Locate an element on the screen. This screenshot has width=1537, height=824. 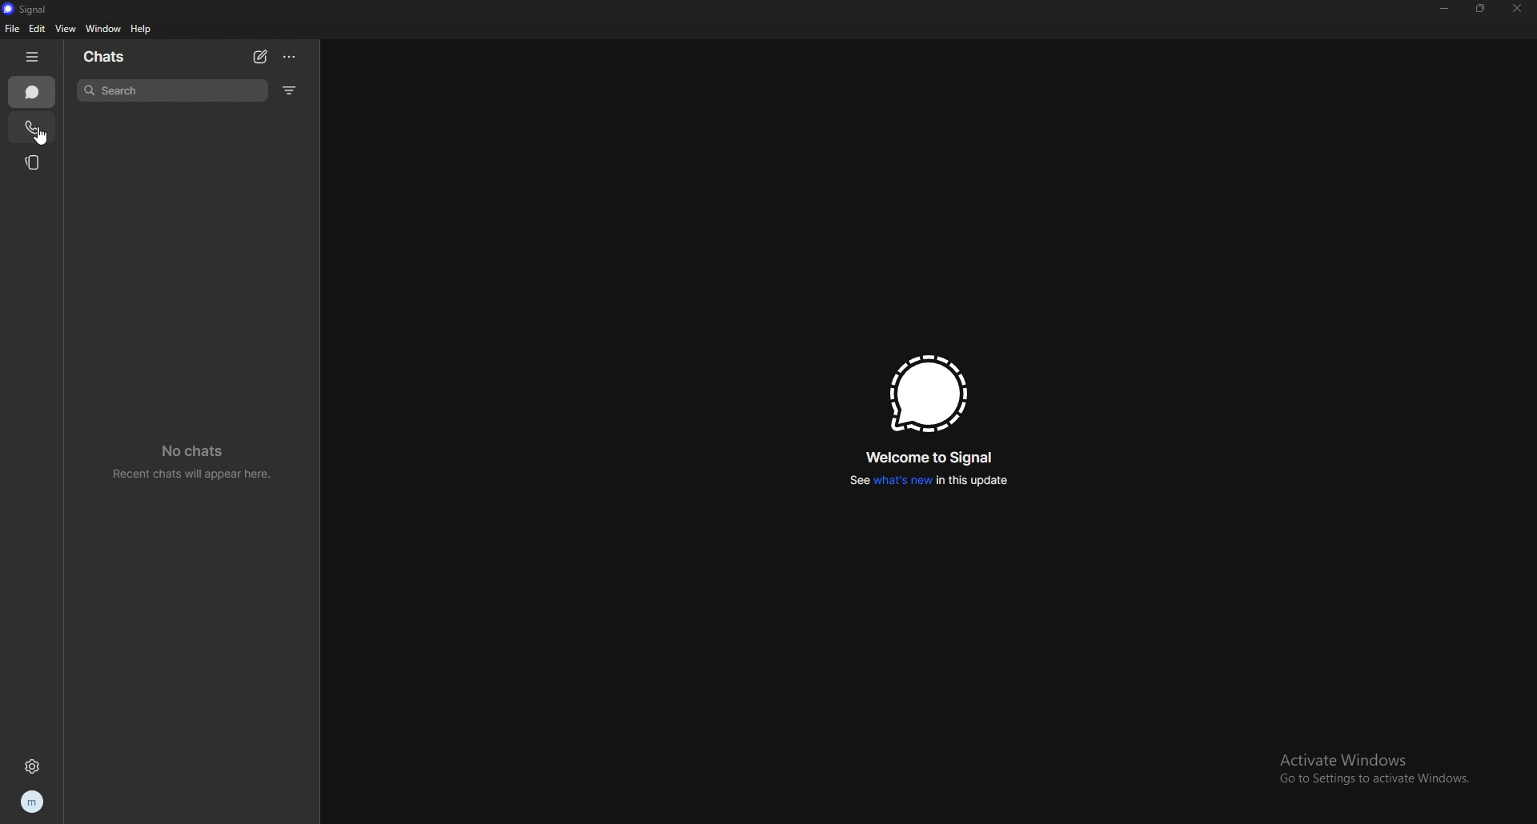
help is located at coordinates (142, 28).